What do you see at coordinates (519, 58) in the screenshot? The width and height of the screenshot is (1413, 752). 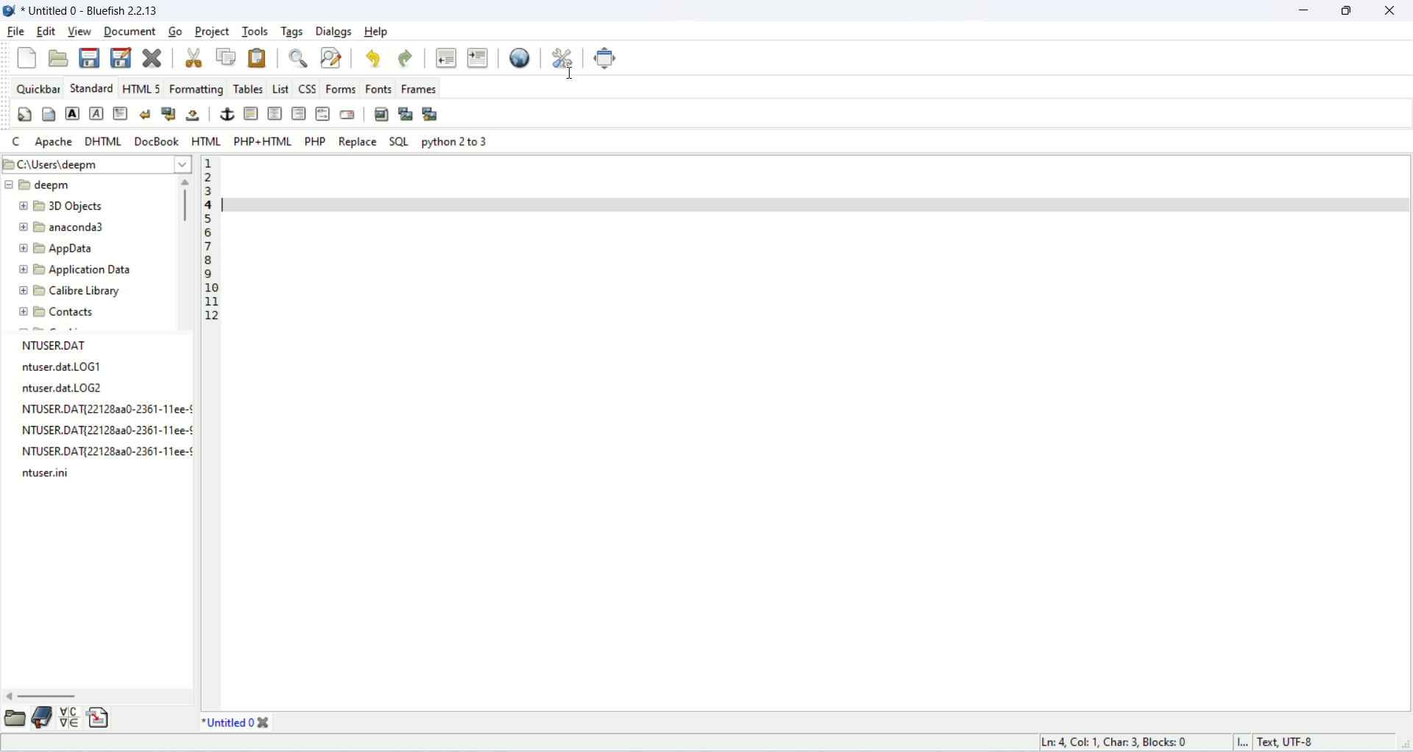 I see `preview in browser` at bounding box center [519, 58].